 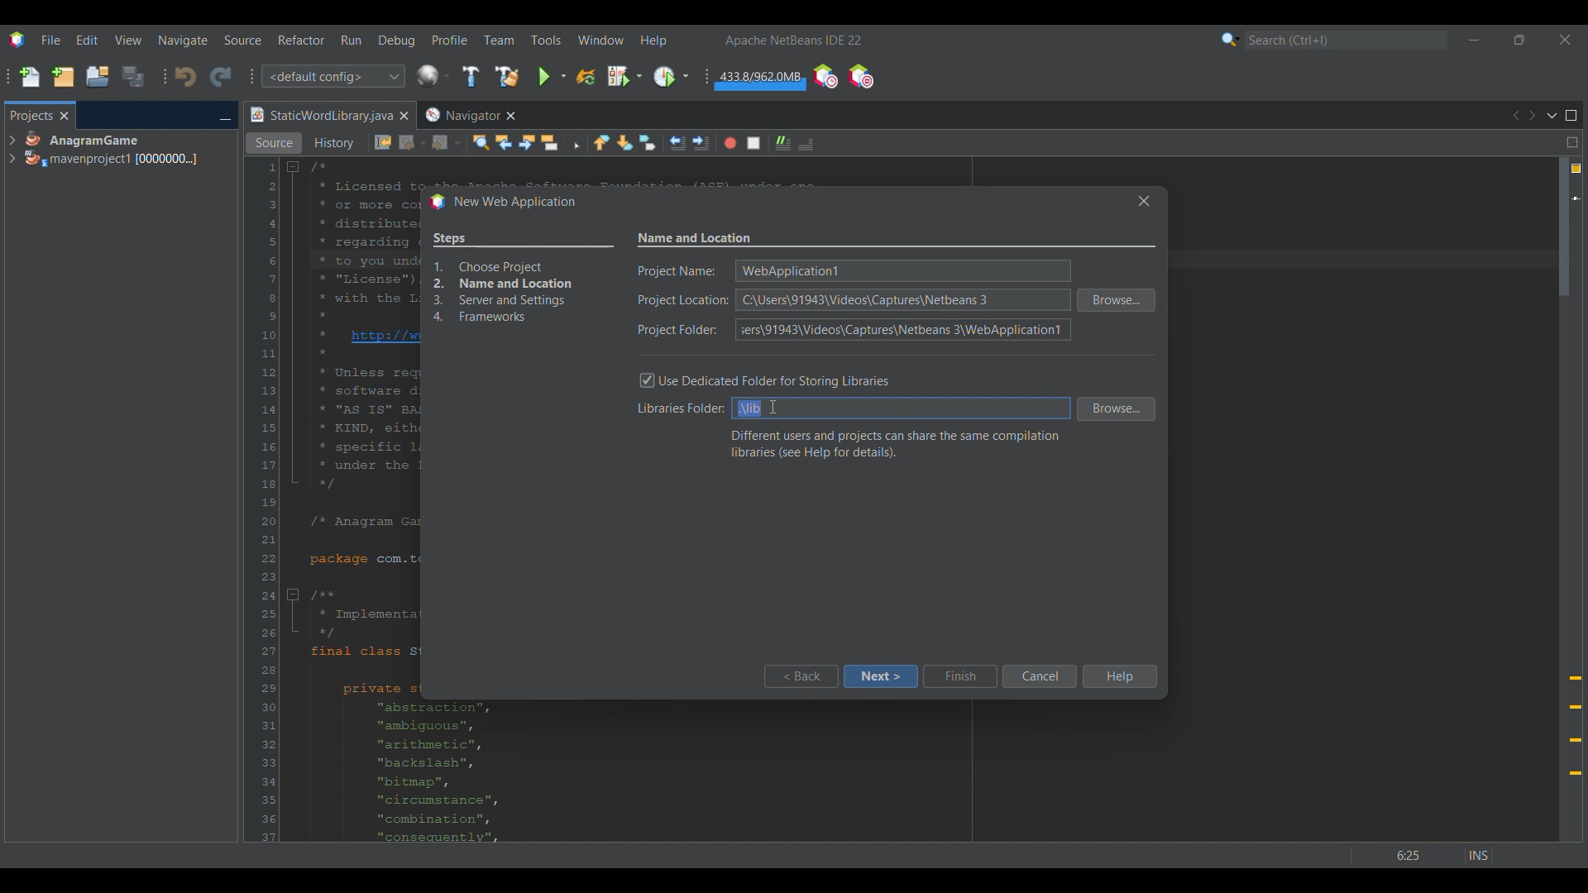 I want to click on Close interface, so click(x=1565, y=40).